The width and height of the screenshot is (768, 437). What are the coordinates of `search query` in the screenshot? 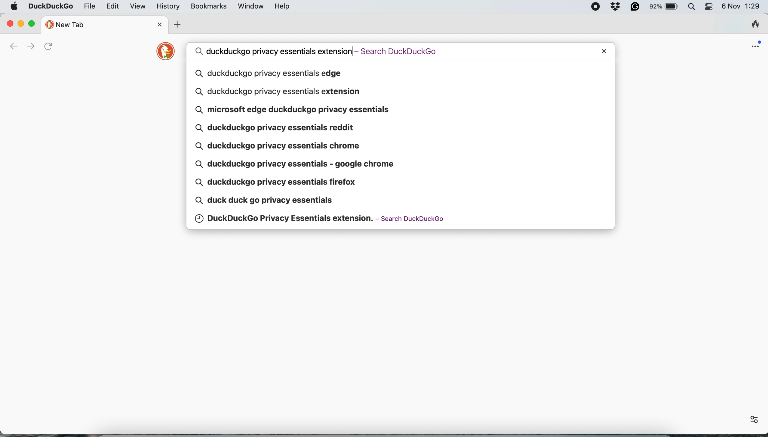 It's located at (325, 51).